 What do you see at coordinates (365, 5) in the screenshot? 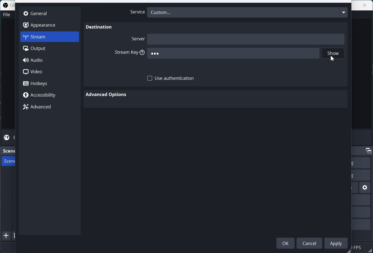
I see `close` at bounding box center [365, 5].